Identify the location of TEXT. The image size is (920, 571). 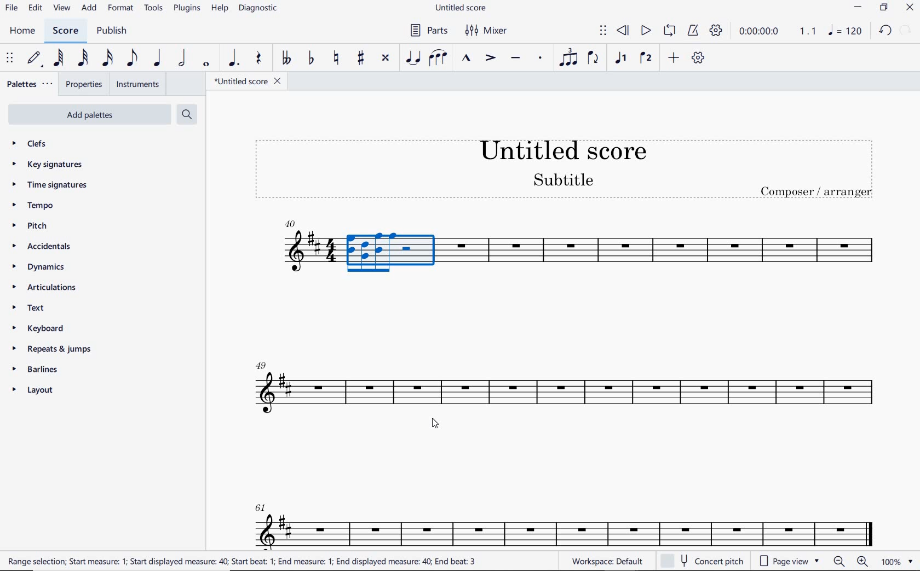
(31, 309).